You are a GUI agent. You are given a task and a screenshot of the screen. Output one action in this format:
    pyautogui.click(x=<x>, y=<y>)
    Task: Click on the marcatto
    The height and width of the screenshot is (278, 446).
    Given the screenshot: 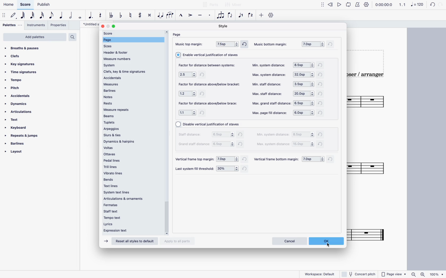 What is the action you would take?
    pyautogui.click(x=181, y=16)
    